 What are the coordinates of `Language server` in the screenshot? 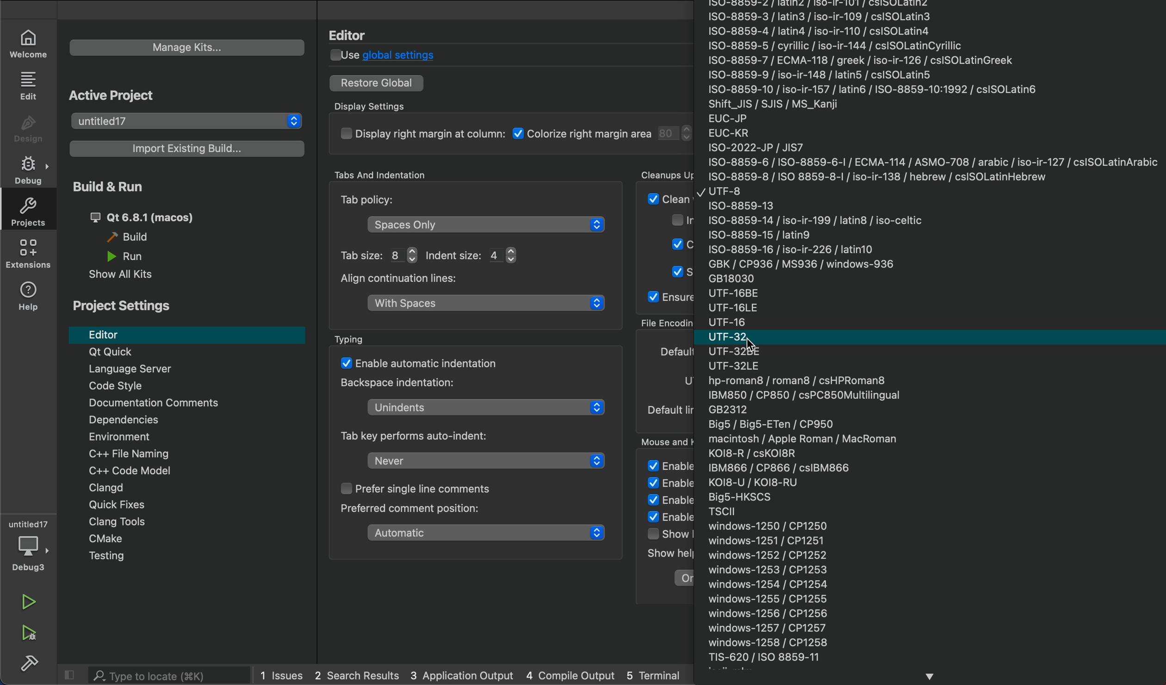 It's located at (188, 369).